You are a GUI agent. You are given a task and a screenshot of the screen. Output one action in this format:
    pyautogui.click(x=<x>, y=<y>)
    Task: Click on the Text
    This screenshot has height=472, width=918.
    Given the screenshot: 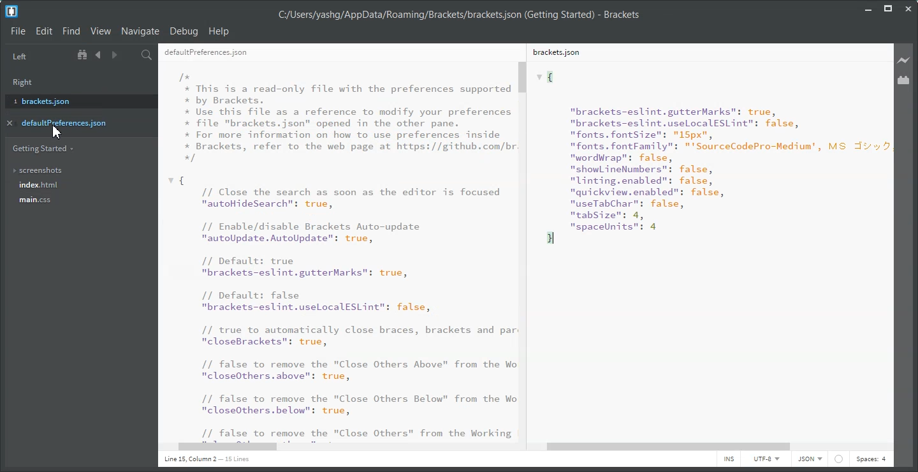 What is the action you would take?
    pyautogui.click(x=705, y=250)
    